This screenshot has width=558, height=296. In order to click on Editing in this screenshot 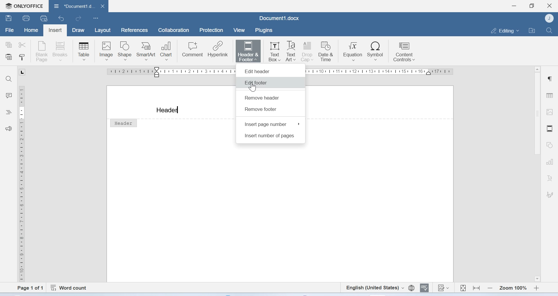, I will do `click(503, 30)`.